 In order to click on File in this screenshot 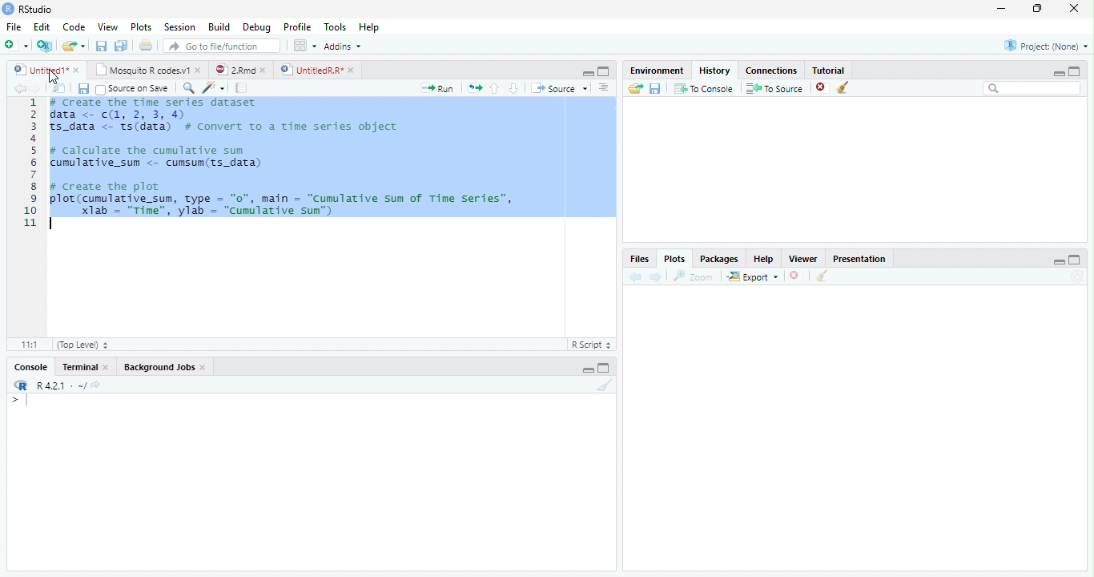, I will do `click(13, 27)`.